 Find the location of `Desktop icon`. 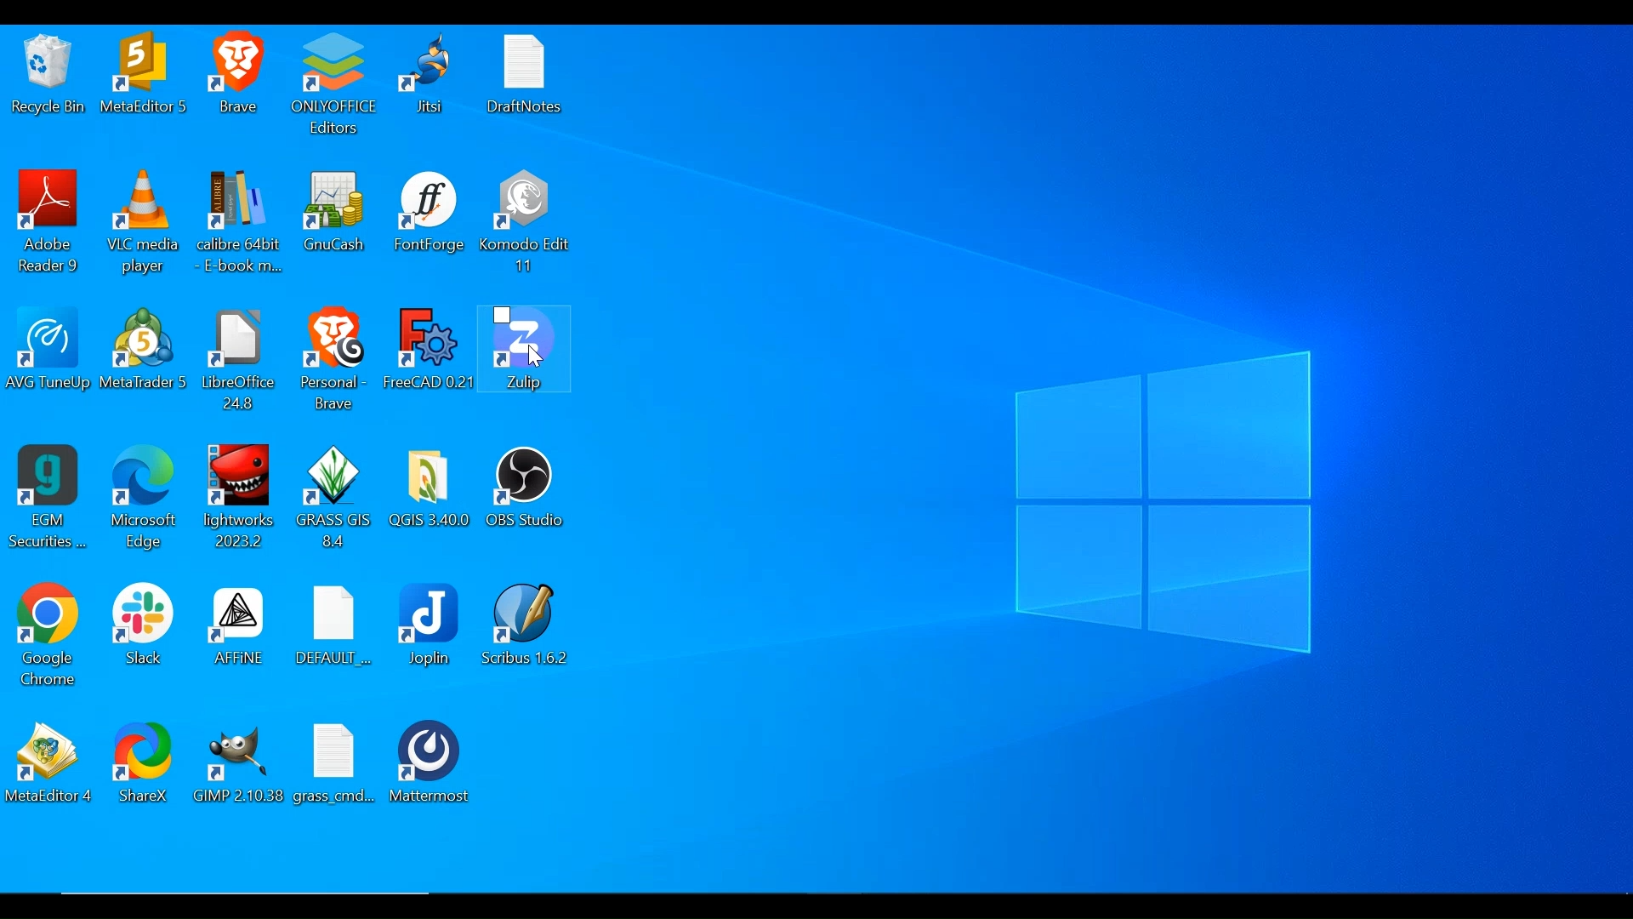

Desktop icon is located at coordinates (145, 76).